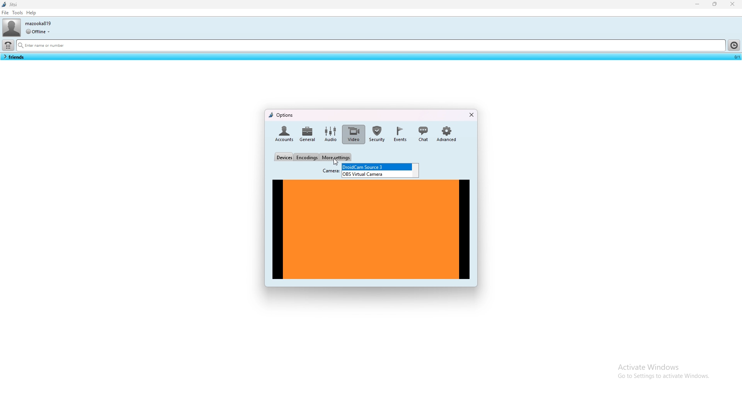 This screenshot has height=398, width=742. What do you see at coordinates (370, 46) in the screenshot?
I see `search bar` at bounding box center [370, 46].